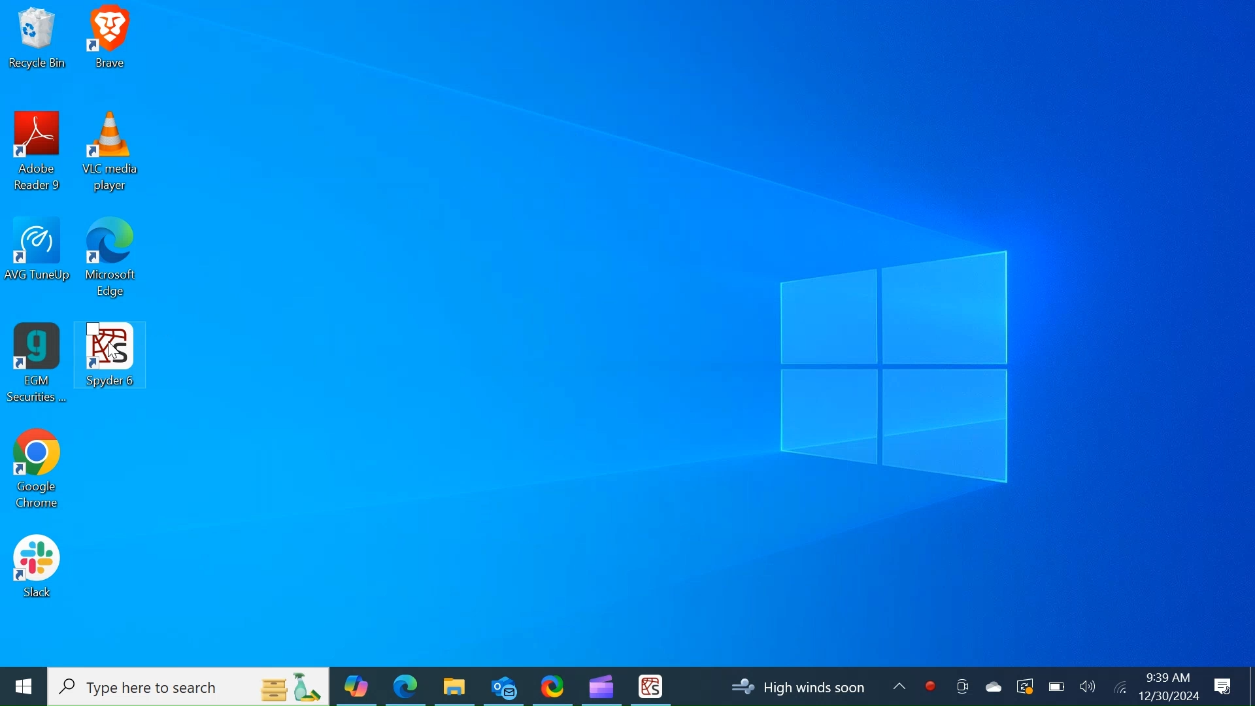 The width and height of the screenshot is (1255, 706). I want to click on Notification, so click(1224, 687).